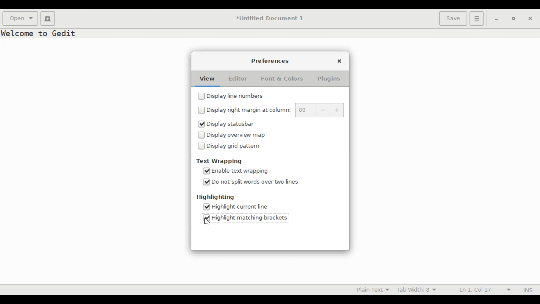 The image size is (540, 304). Describe the element at coordinates (512, 18) in the screenshot. I see `Restore` at that location.